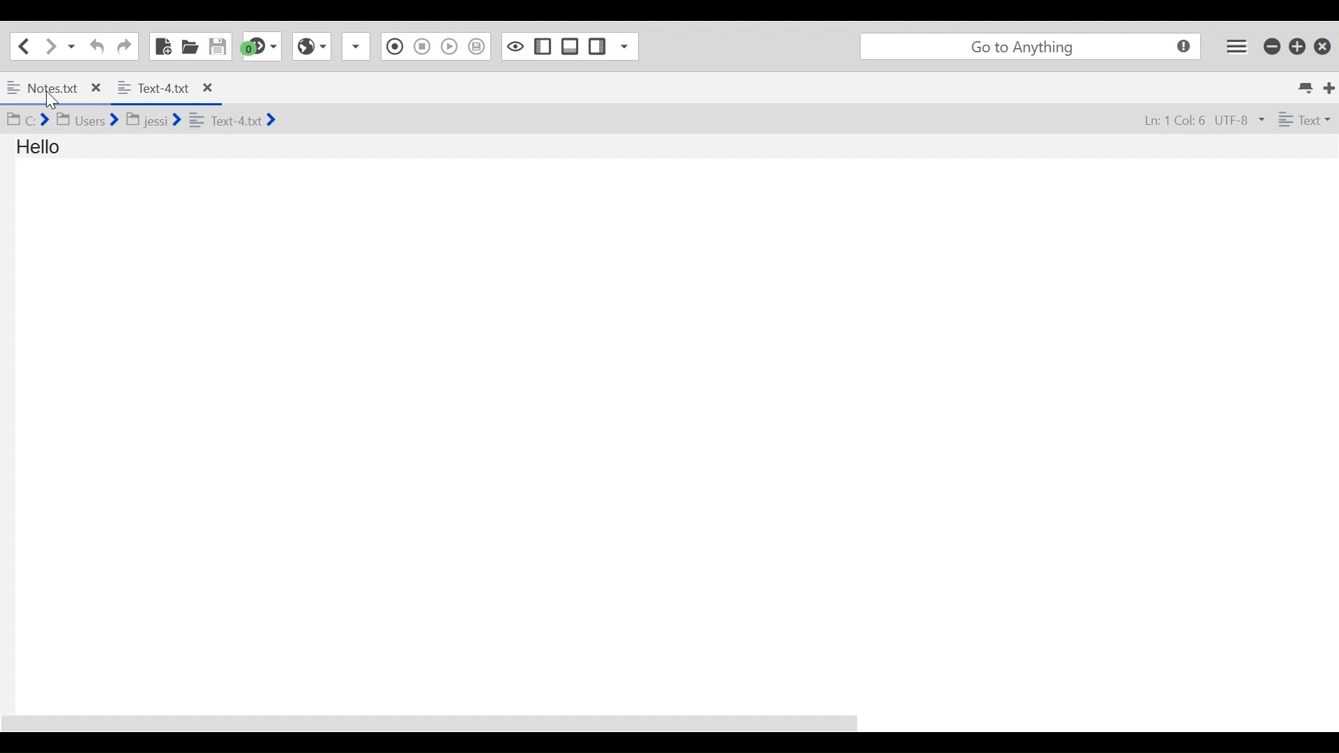  I want to click on List all tabs, so click(1304, 86).